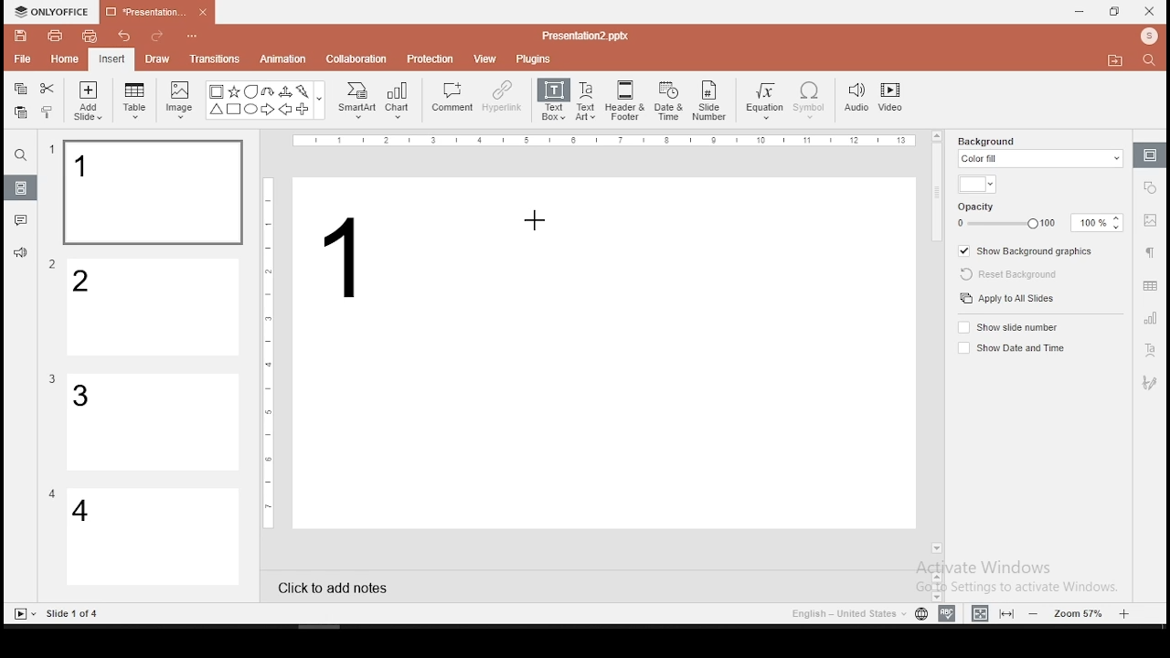 Image resolution: width=1170 pixels, height=658 pixels. Describe the element at coordinates (338, 586) in the screenshot. I see `click to add notes` at that location.